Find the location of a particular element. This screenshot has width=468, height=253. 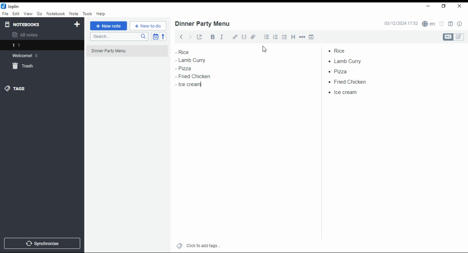

rice is located at coordinates (188, 52).